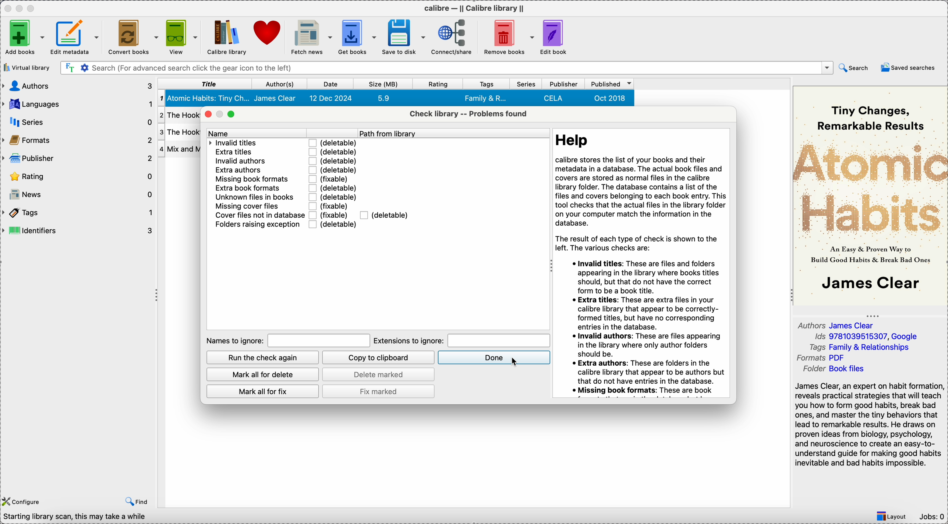 The width and height of the screenshot is (948, 524). I want to click on click on done, so click(494, 357).